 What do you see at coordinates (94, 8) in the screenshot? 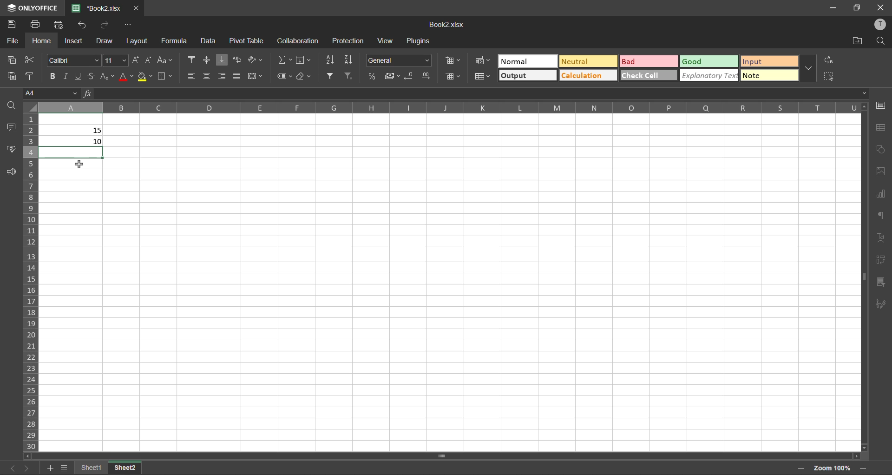
I see `book2.xlsx` at bounding box center [94, 8].